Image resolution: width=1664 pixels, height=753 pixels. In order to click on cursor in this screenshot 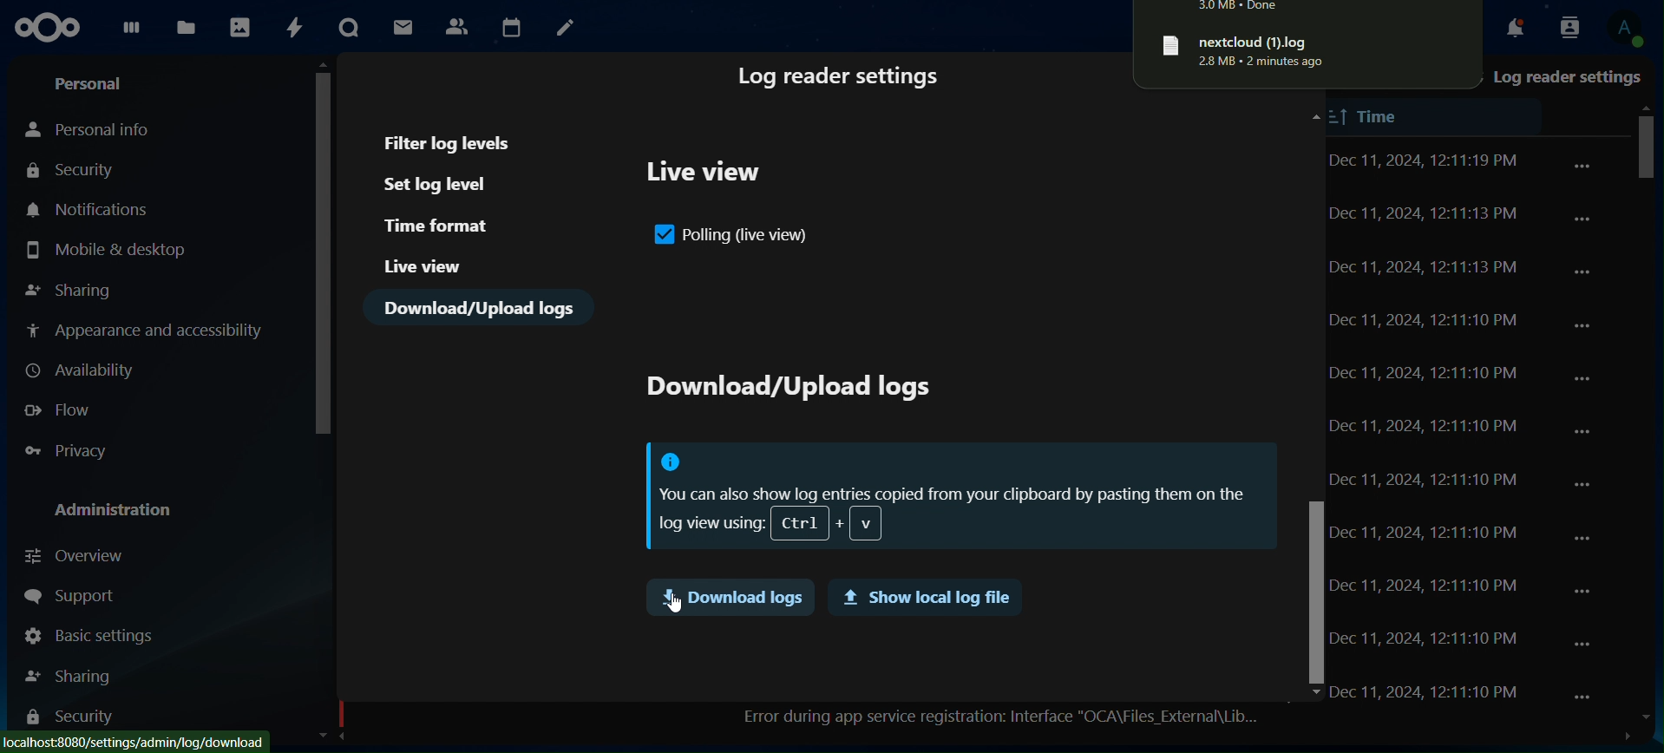, I will do `click(676, 602)`.